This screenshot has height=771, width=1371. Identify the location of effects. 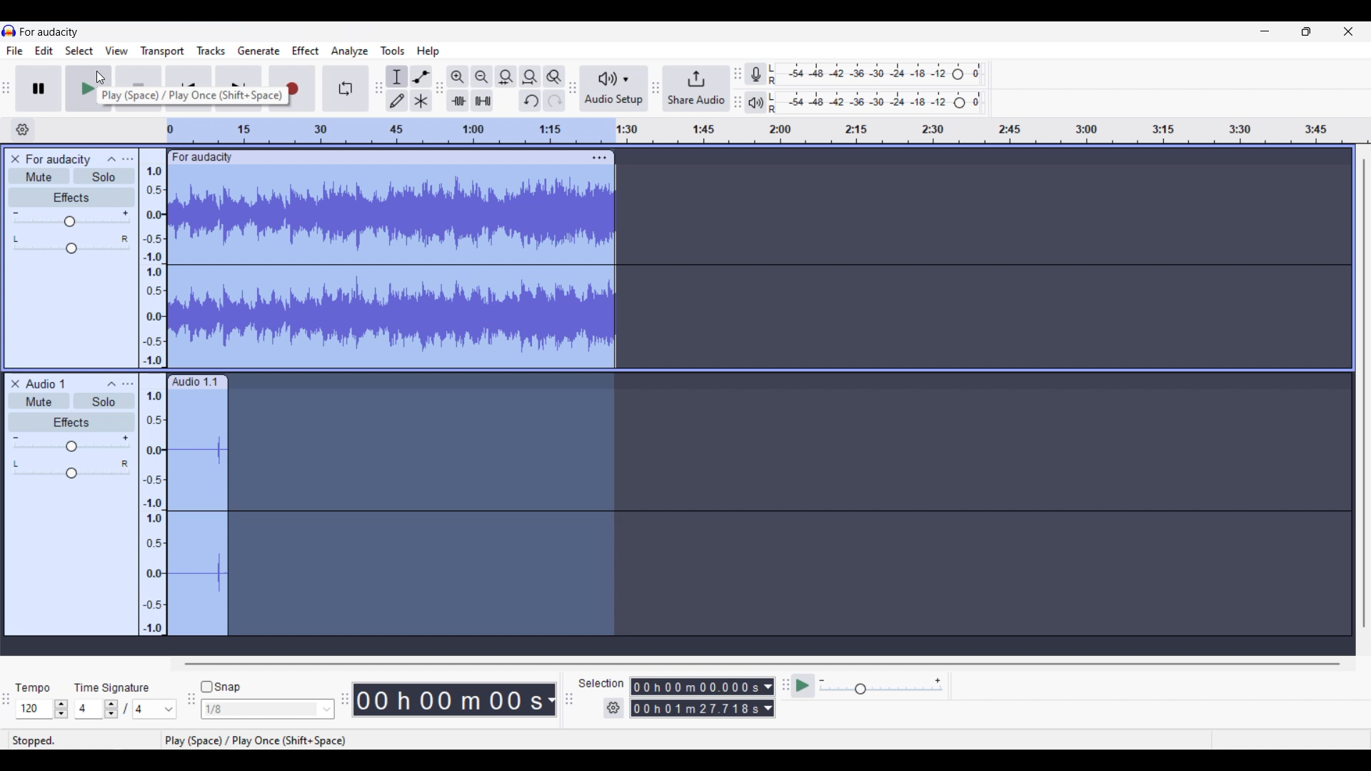
(71, 423).